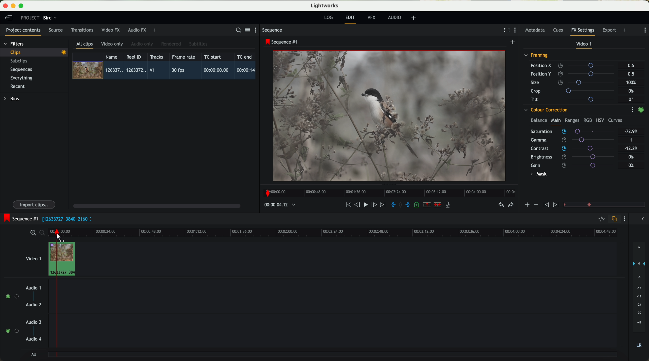 Image resolution: width=649 pixels, height=361 pixels. Describe the element at coordinates (22, 78) in the screenshot. I see `everything` at that location.